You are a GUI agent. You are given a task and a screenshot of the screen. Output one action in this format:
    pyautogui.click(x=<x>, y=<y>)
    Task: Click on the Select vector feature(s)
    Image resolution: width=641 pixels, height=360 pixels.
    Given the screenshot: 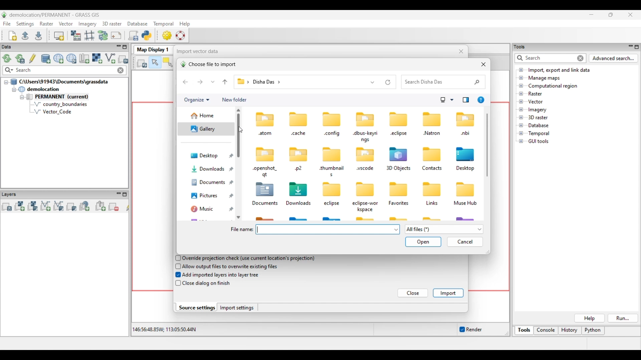 What is the action you would take?
    pyautogui.click(x=168, y=63)
    